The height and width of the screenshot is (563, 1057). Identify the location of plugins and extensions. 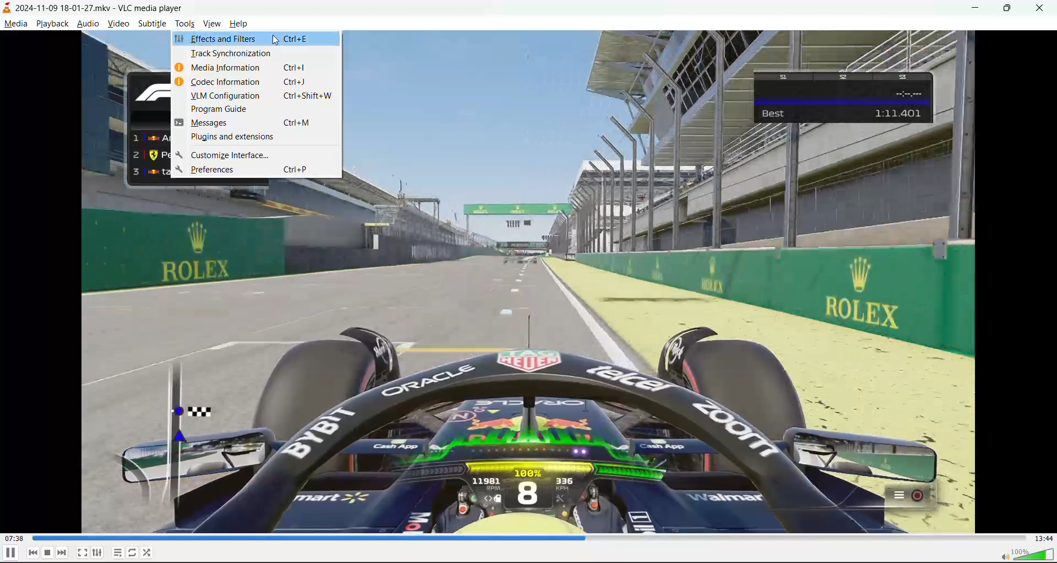
(261, 137).